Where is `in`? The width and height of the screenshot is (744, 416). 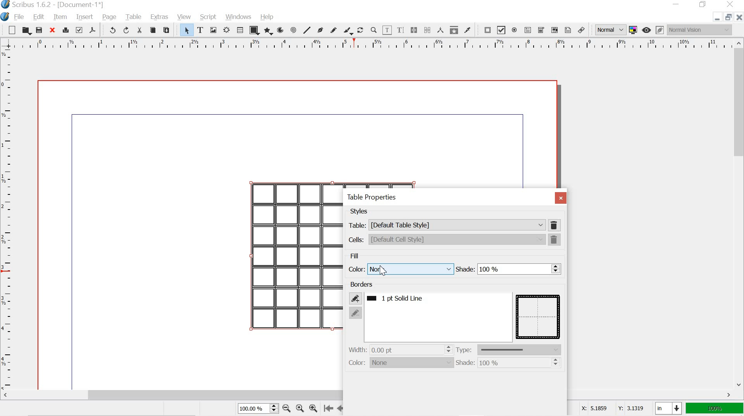 in is located at coordinates (667, 409).